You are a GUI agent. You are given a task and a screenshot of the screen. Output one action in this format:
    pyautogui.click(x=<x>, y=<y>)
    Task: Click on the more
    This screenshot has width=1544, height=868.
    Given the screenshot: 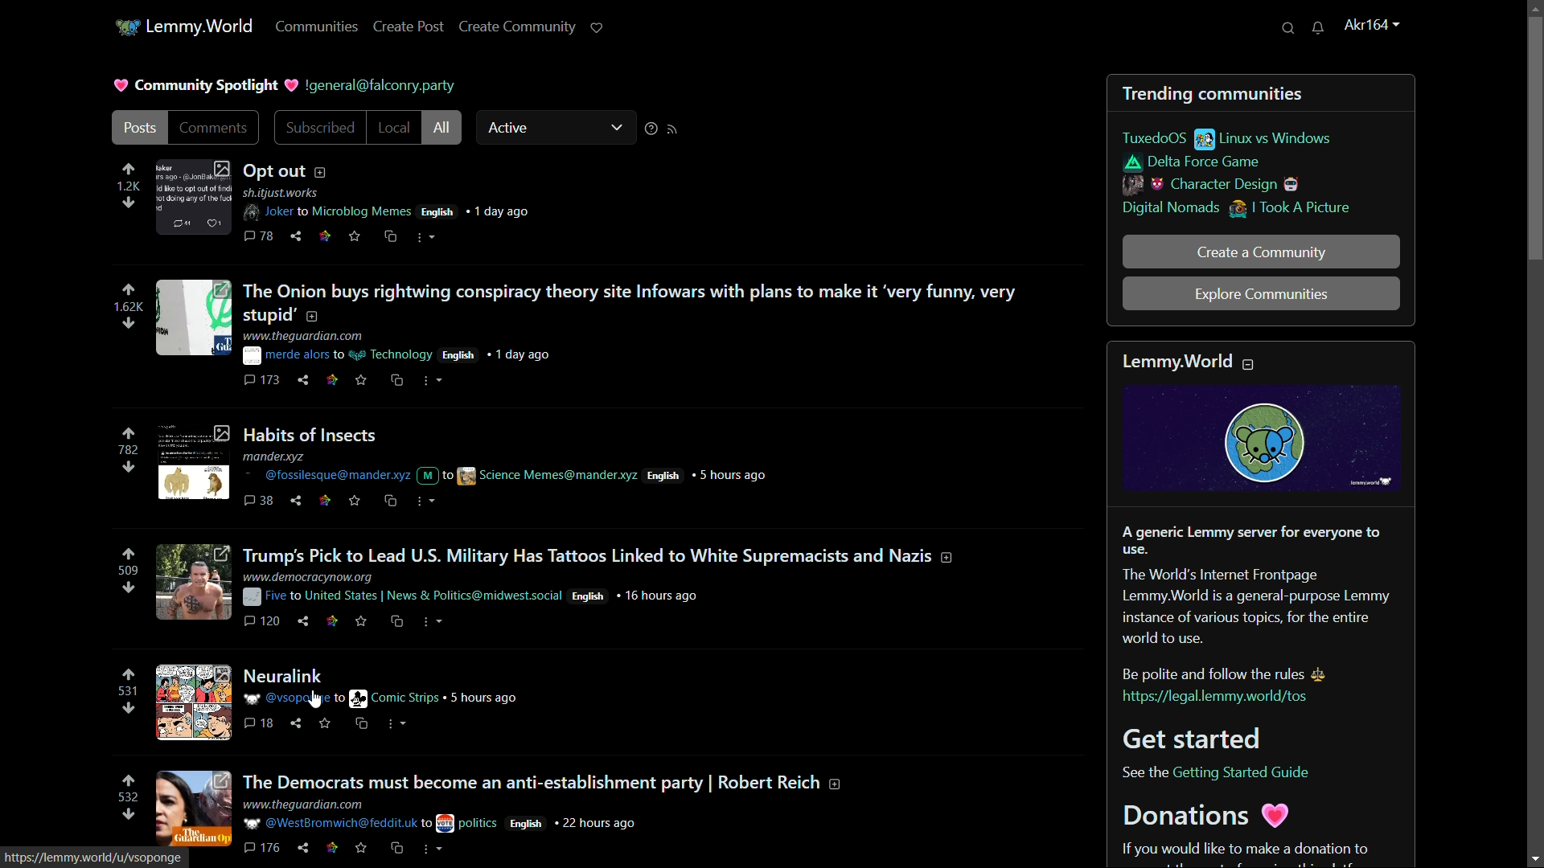 What is the action you would take?
    pyautogui.click(x=434, y=850)
    